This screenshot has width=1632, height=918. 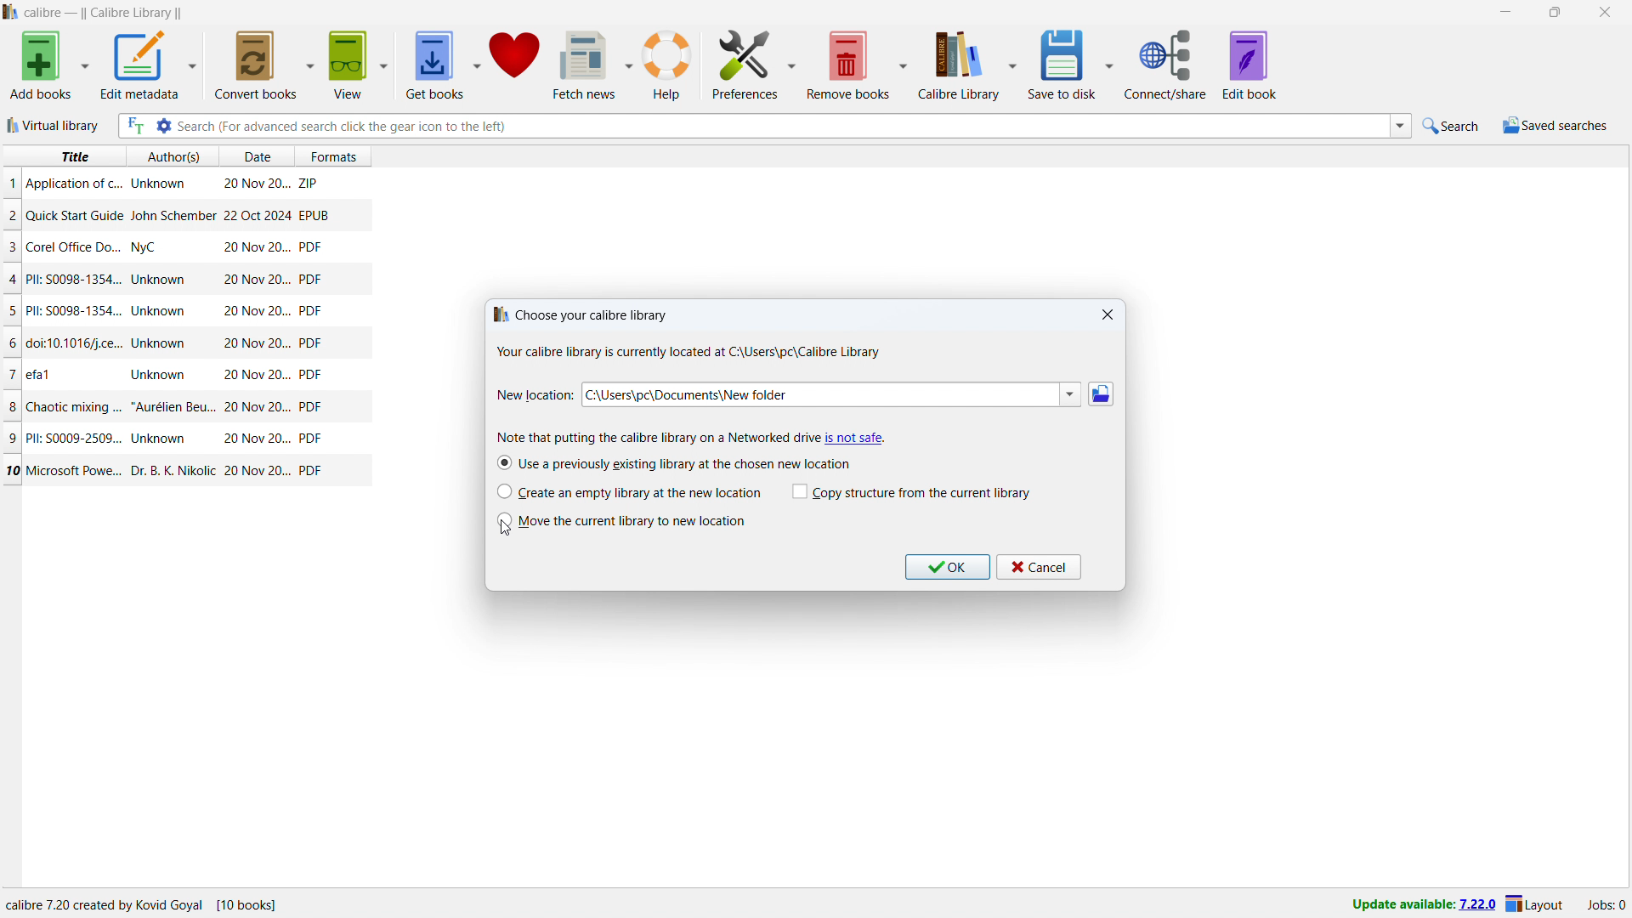 I want to click on Location, so click(x=188, y=905).